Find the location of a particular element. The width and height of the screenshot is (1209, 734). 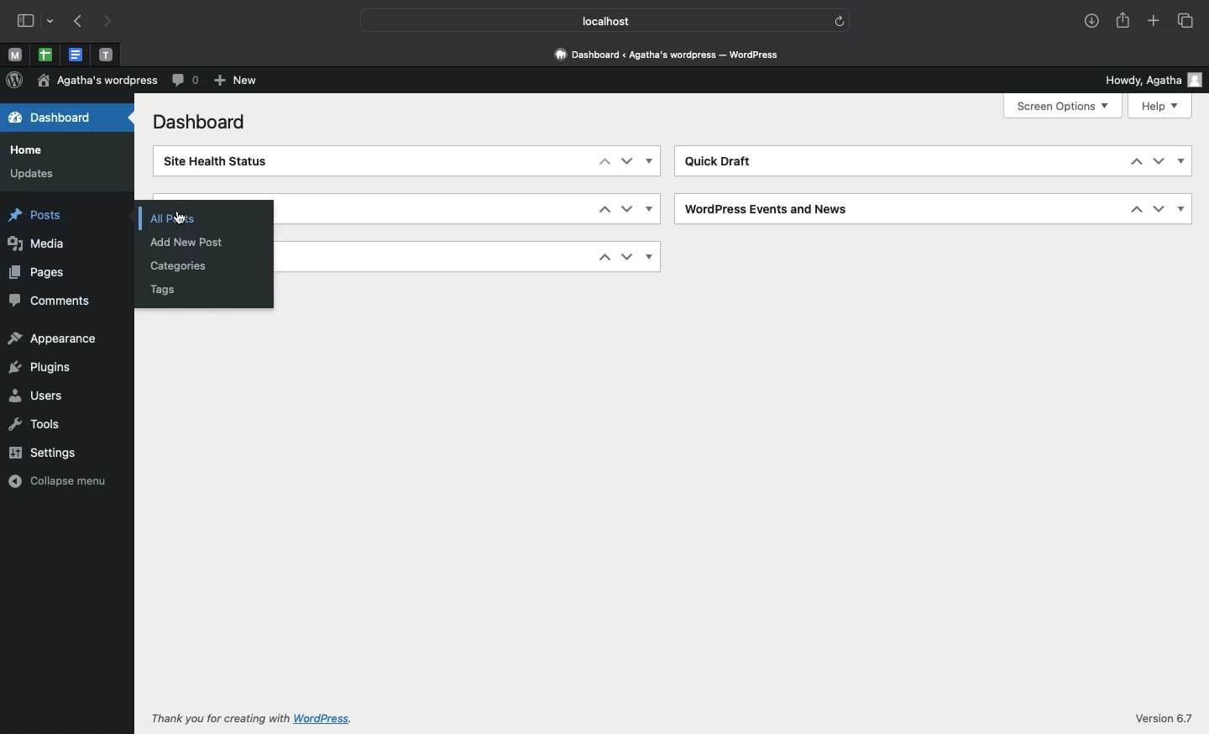

Dashboard is located at coordinates (673, 54).